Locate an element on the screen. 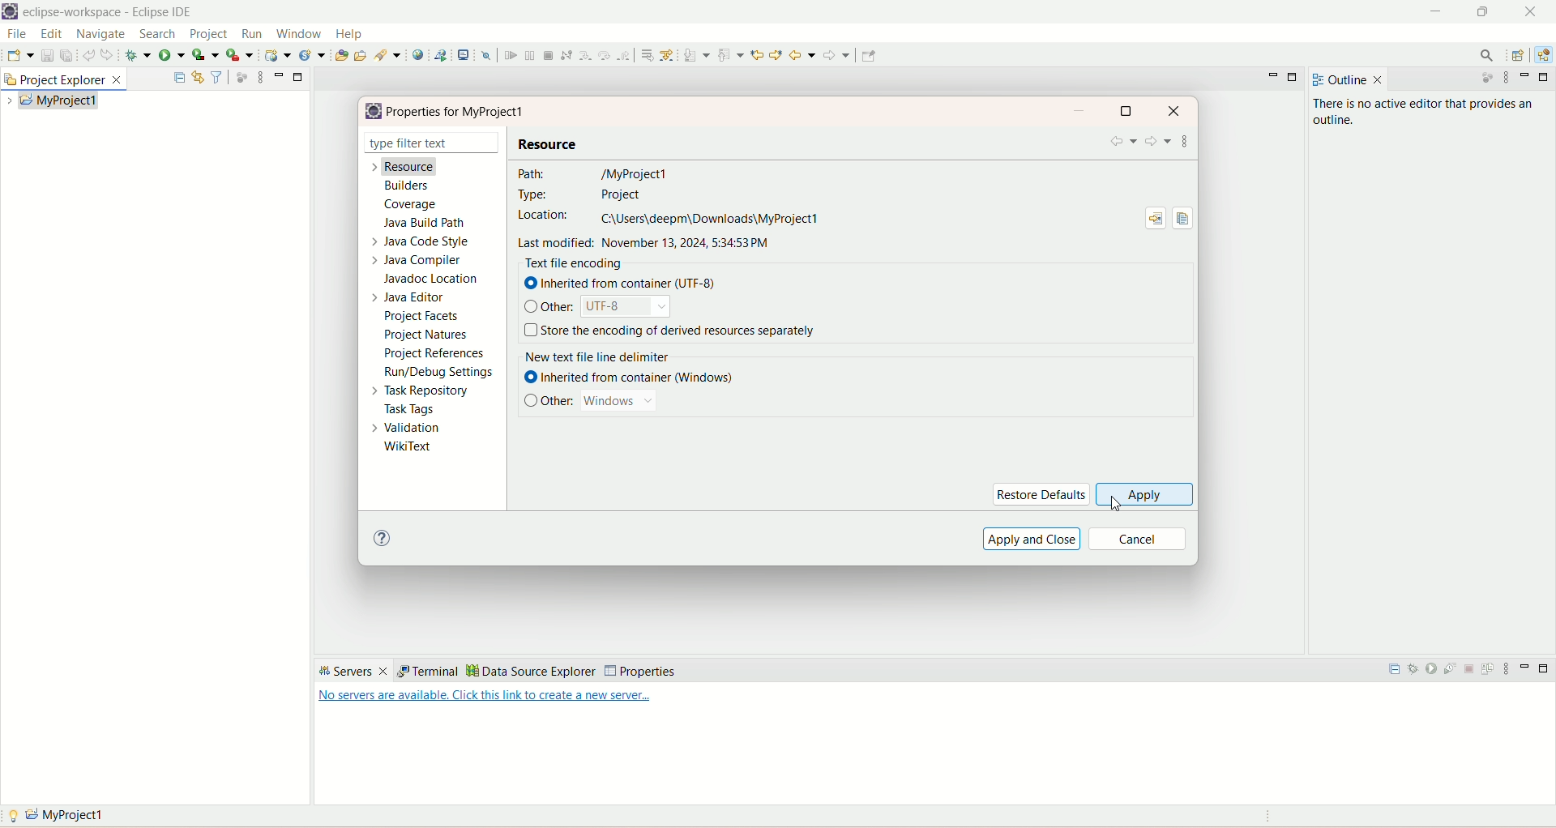 The width and height of the screenshot is (1556, 828). java code style is located at coordinates (417, 241).